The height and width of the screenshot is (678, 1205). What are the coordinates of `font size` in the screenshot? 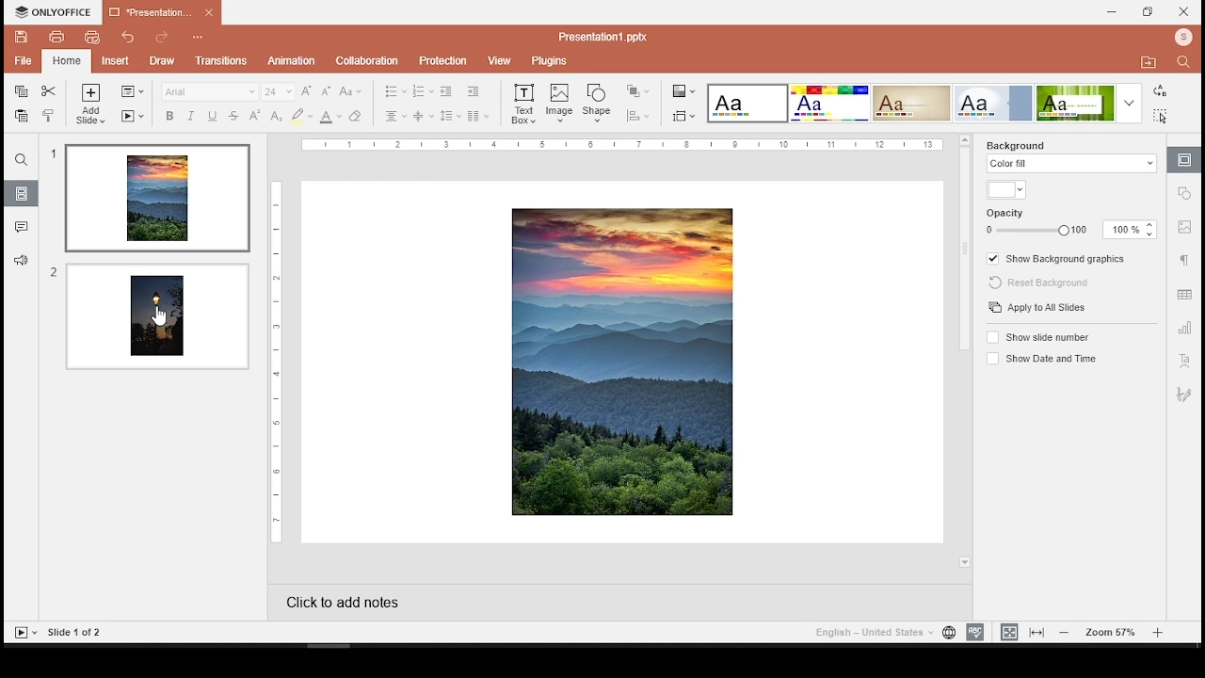 It's located at (276, 91).